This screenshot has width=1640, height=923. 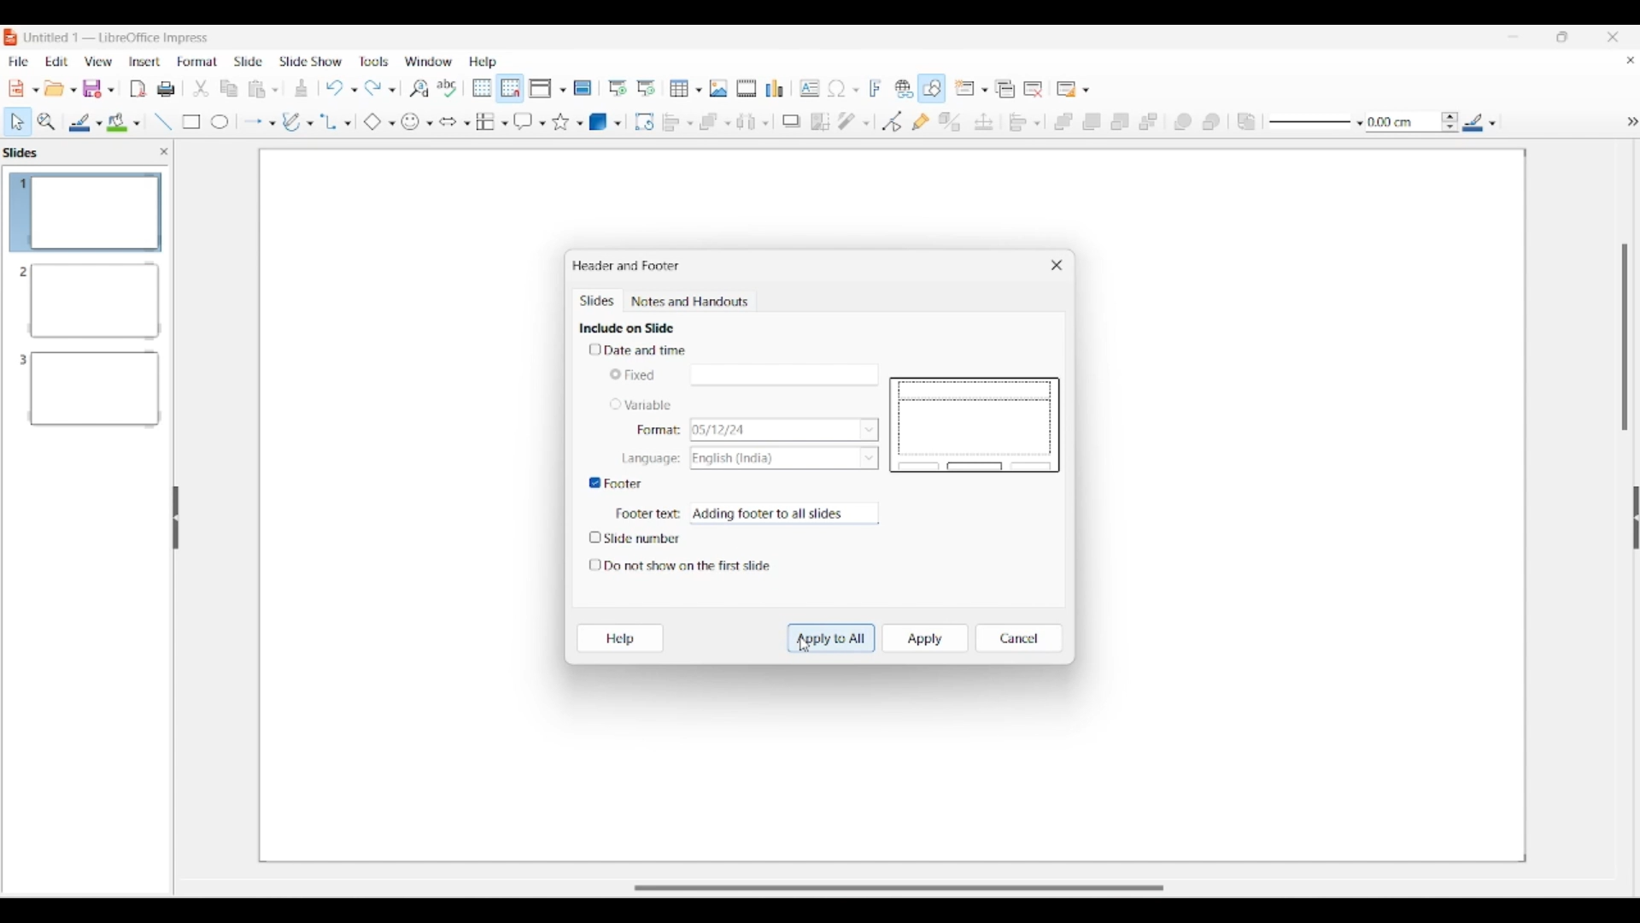 I want to click on Insert special character options, so click(x=843, y=88).